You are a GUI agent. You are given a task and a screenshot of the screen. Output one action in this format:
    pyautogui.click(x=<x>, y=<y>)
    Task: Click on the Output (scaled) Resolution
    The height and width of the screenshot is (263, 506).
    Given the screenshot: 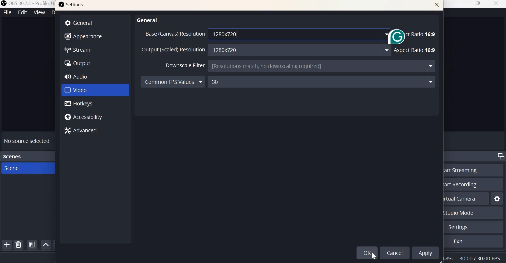 What is the action you would take?
    pyautogui.click(x=173, y=50)
    